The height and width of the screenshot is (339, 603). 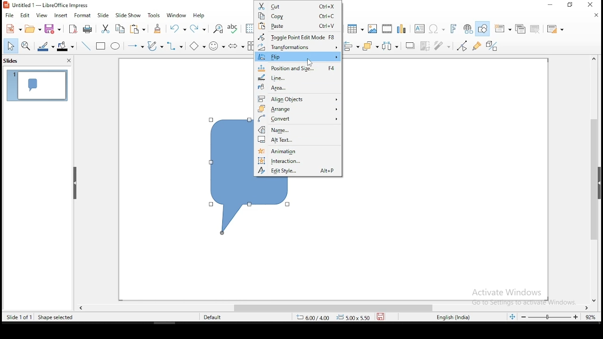 What do you see at coordinates (159, 29) in the screenshot?
I see `clone formatting` at bounding box center [159, 29].